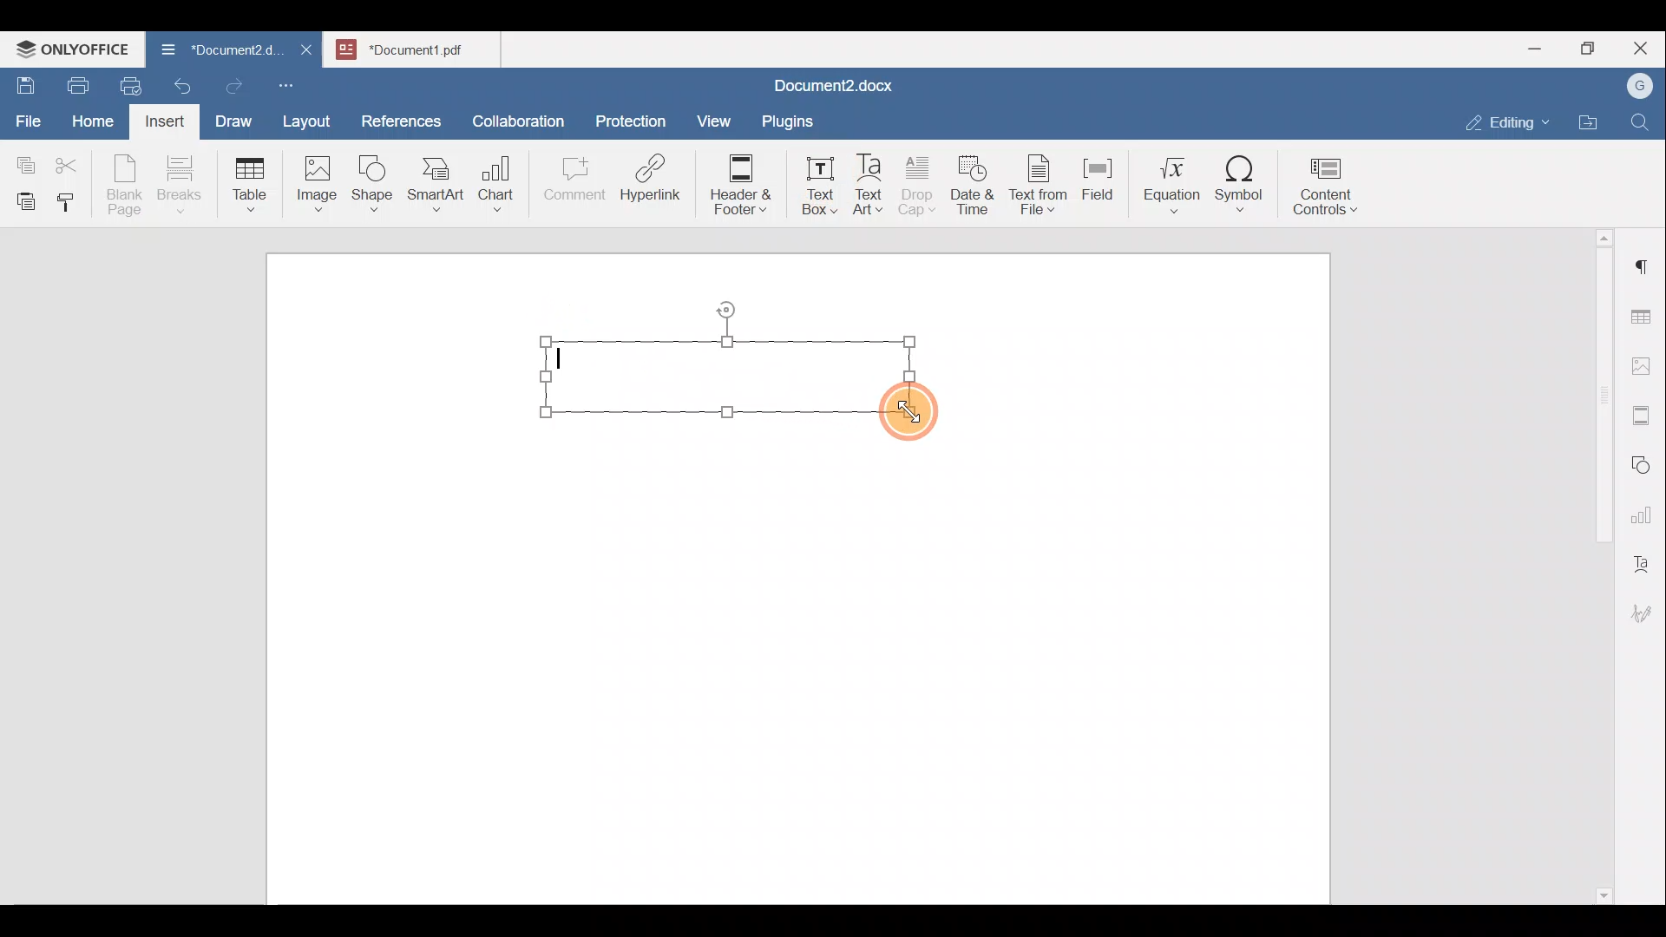 The height and width of the screenshot is (937, 1666). What do you see at coordinates (1597, 563) in the screenshot?
I see `Scroll bar` at bounding box center [1597, 563].